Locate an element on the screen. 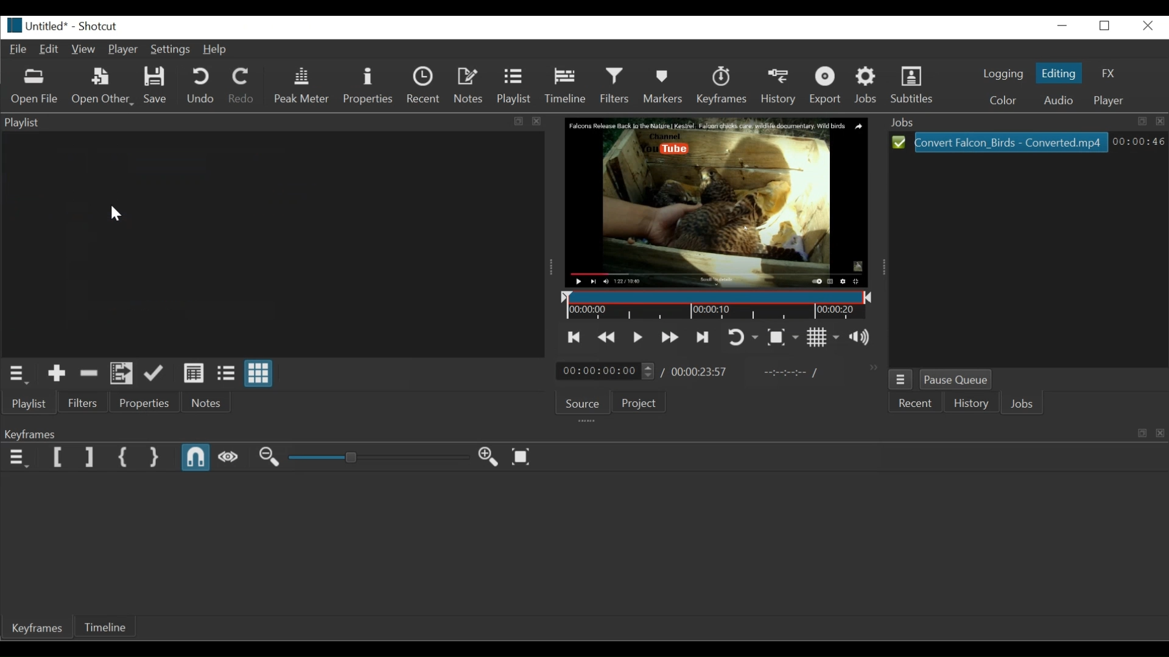 The width and height of the screenshot is (1169, 657). Update is located at coordinates (155, 376).